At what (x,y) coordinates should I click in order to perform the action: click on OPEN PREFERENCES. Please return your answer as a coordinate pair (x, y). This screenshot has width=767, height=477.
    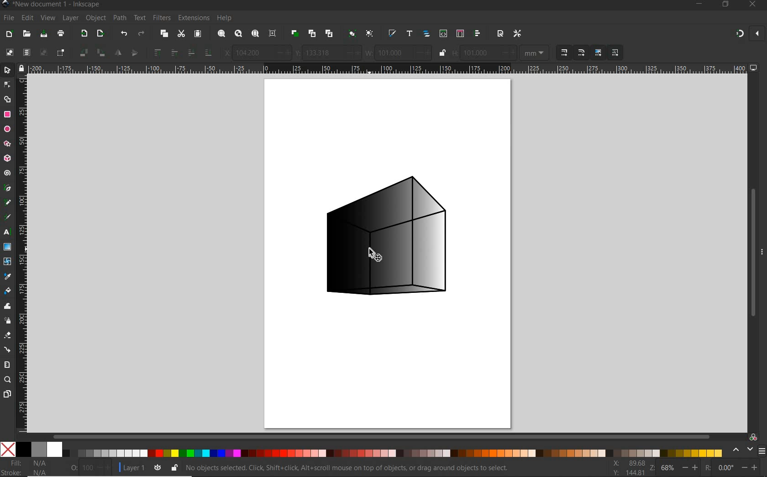
    Looking at the image, I should click on (518, 32).